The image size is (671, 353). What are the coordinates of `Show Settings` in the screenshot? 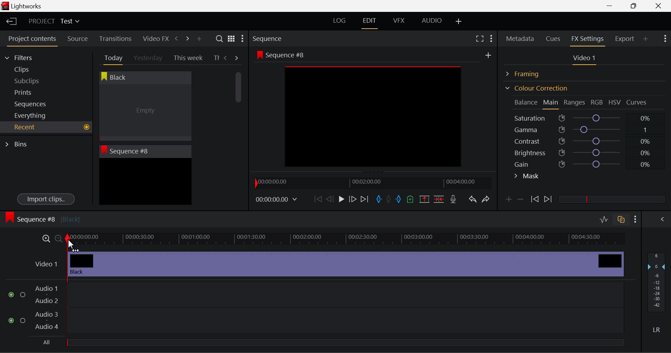 It's located at (491, 37).